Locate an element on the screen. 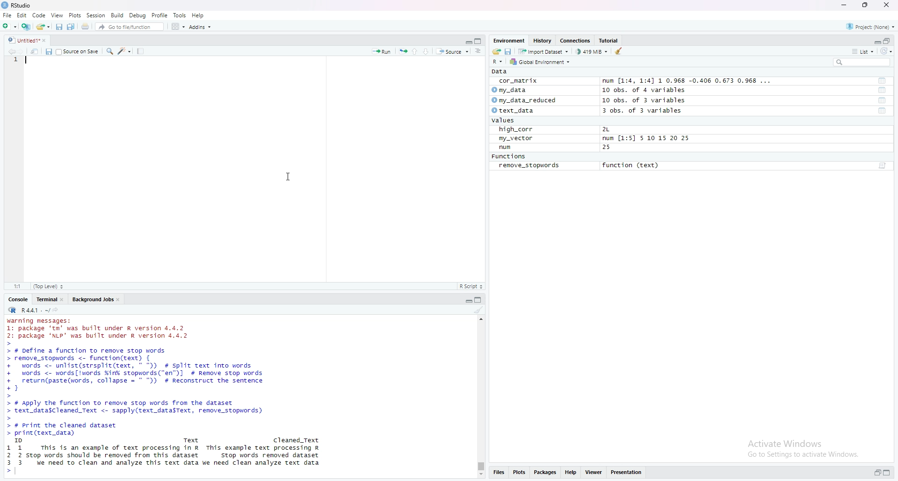 The height and width of the screenshot is (481, 898). Background Jobs is located at coordinates (95, 300).